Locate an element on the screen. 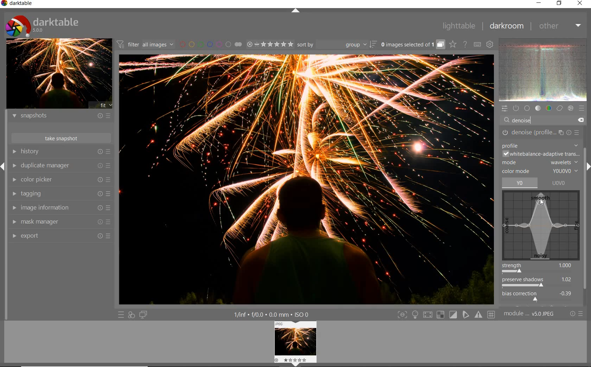 The height and width of the screenshot is (367, 591). UOVO is located at coordinates (562, 183).